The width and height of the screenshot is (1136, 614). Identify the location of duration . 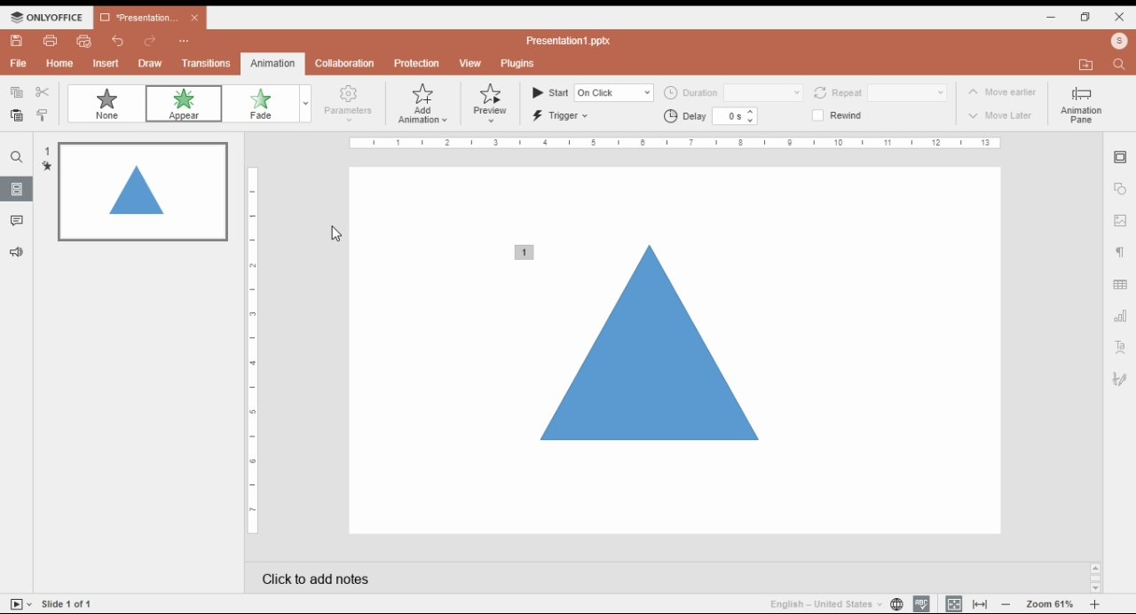
(763, 91).